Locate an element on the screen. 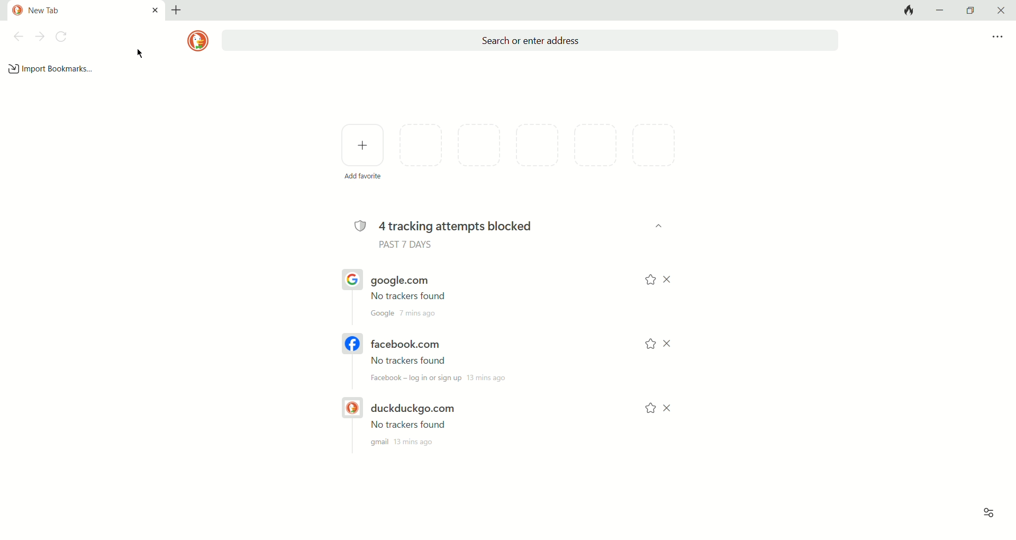  back is located at coordinates (20, 37).